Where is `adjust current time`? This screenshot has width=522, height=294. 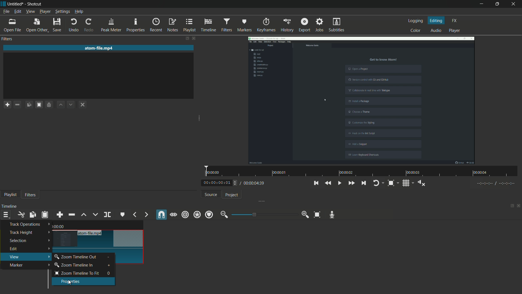
adjust current time is located at coordinates (220, 182).